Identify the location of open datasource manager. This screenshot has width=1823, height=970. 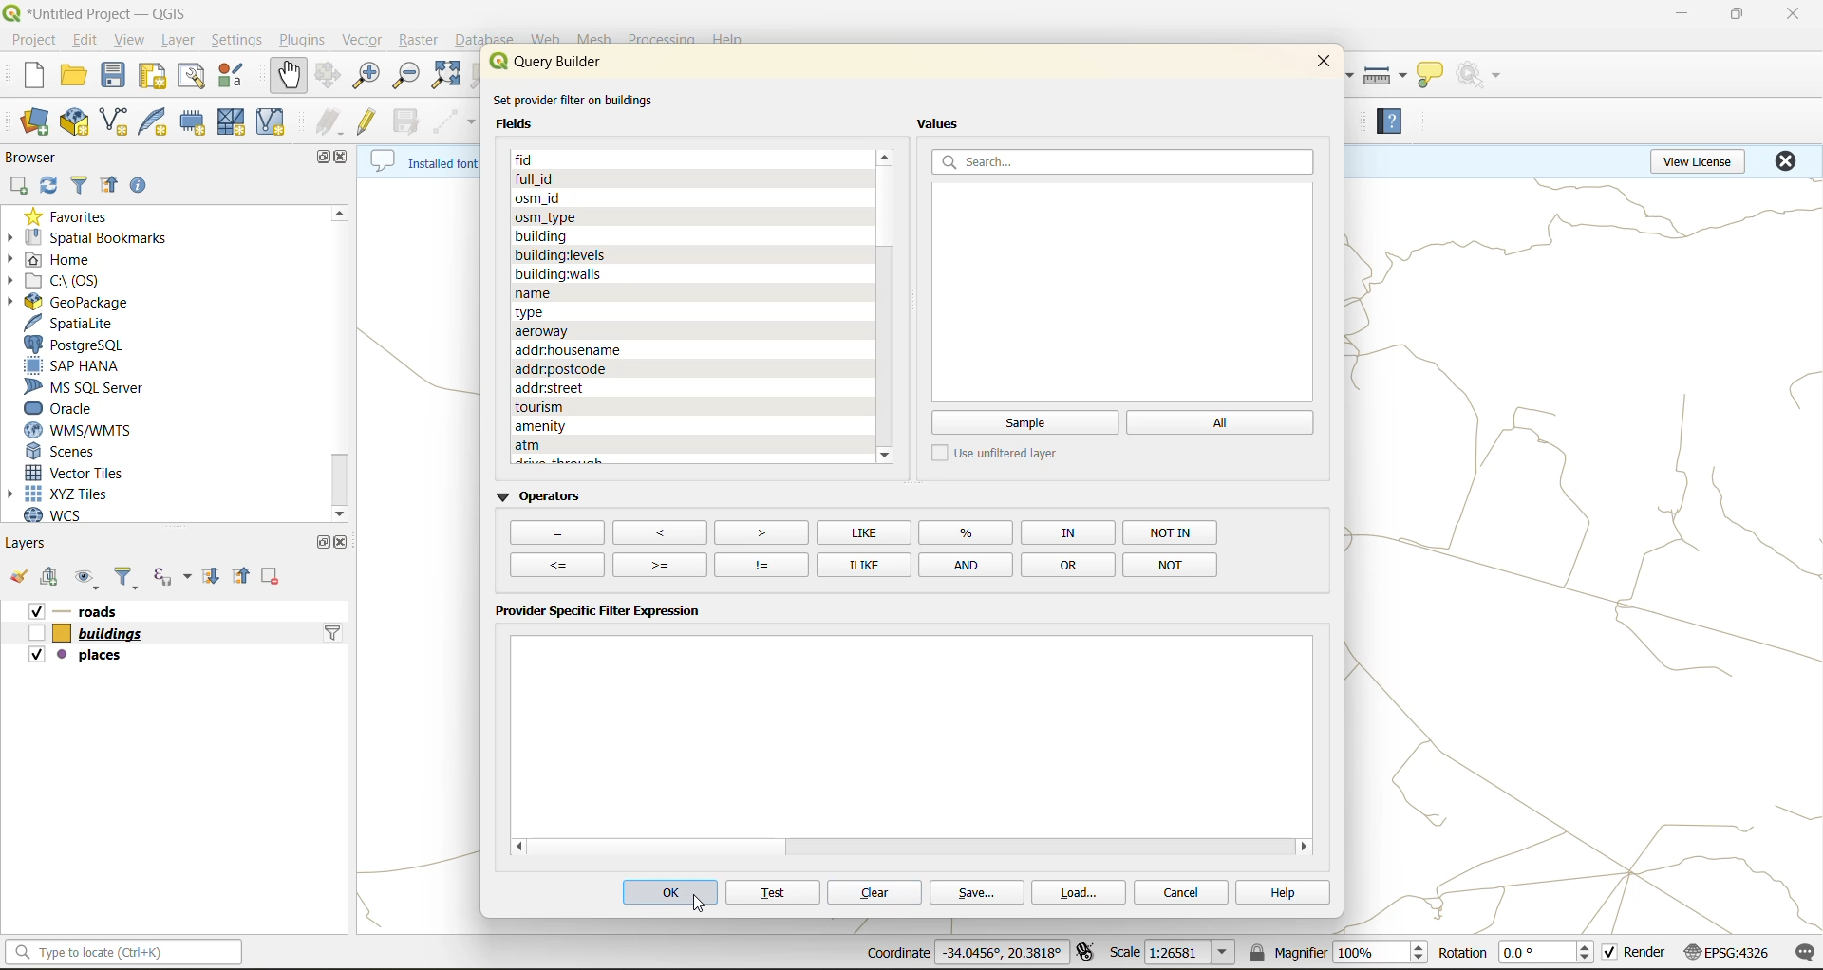
(27, 119).